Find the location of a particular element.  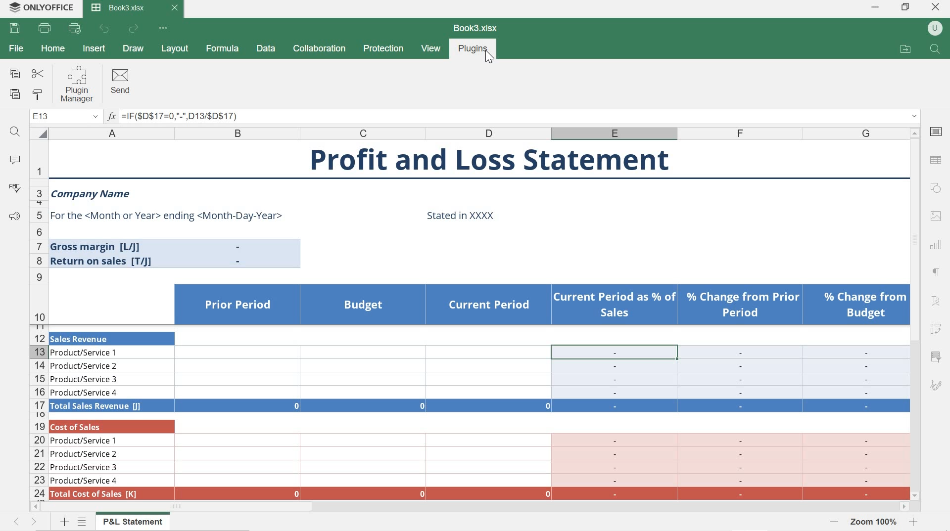

Stated in XXXX is located at coordinates (461, 215).